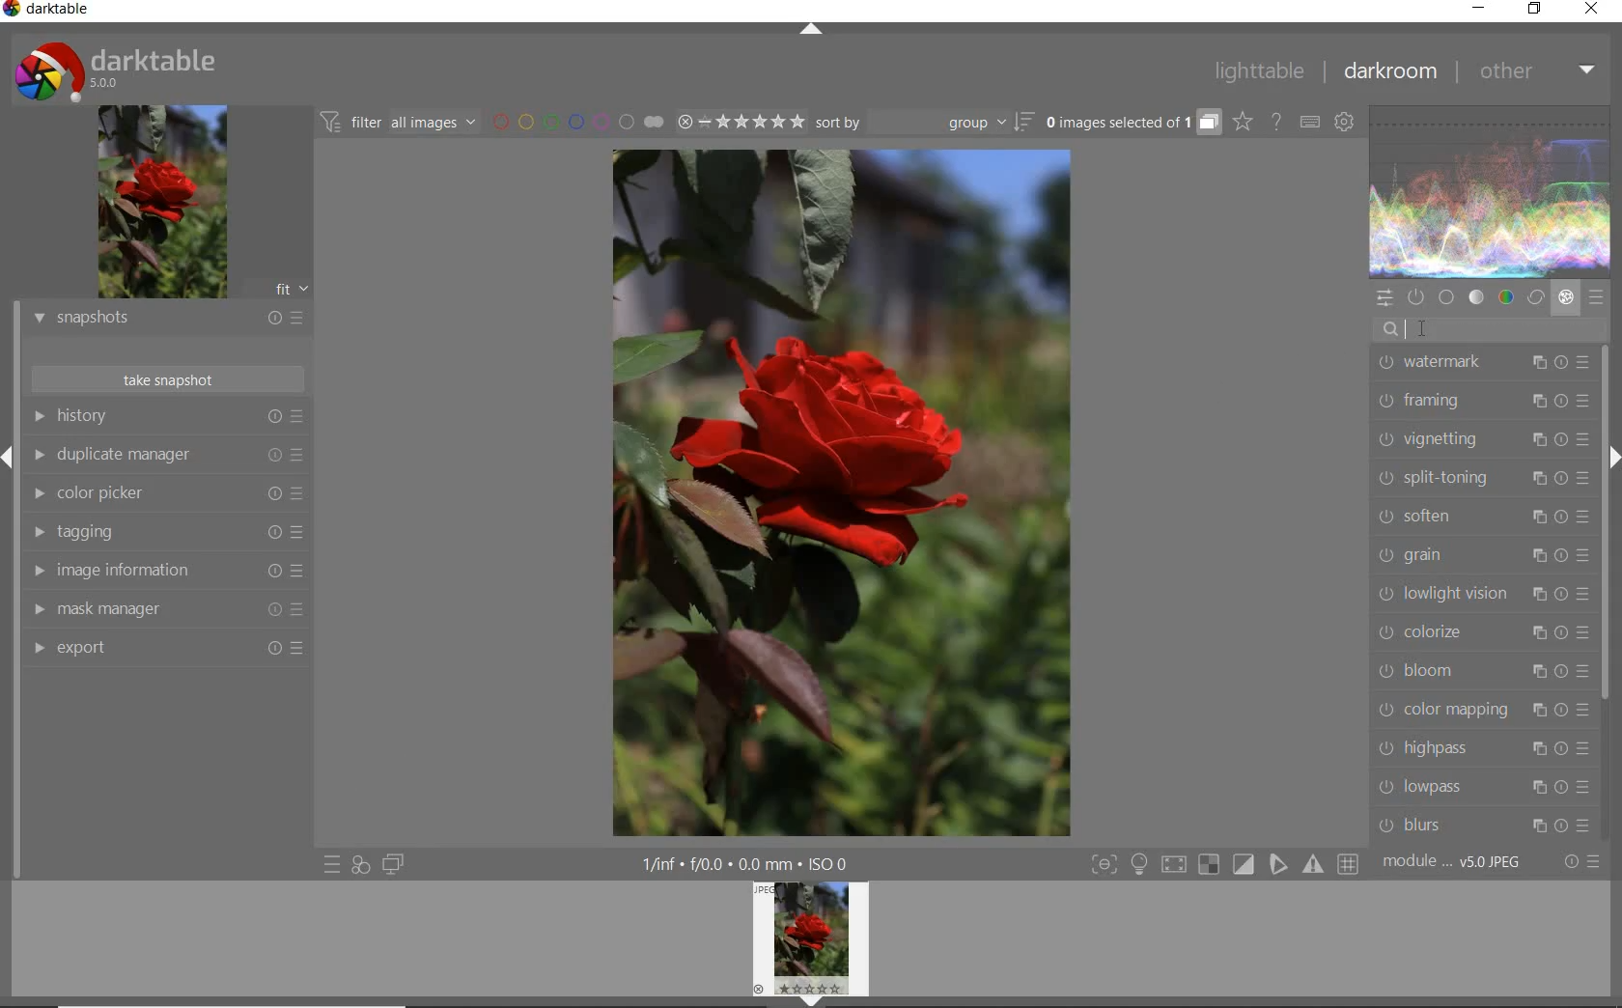  What do you see at coordinates (119, 69) in the screenshot?
I see `system logo` at bounding box center [119, 69].